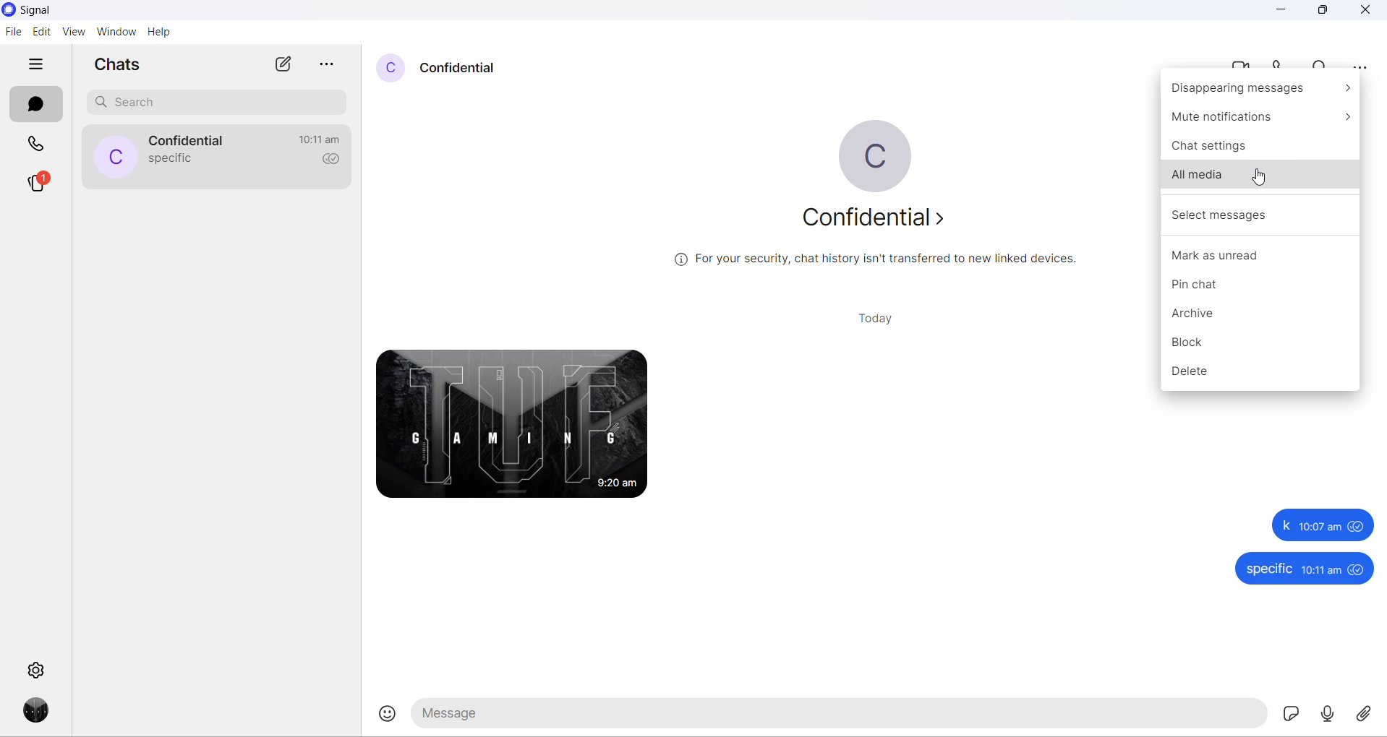 This screenshot has height=737, width=1387. I want to click on more options, so click(325, 66).